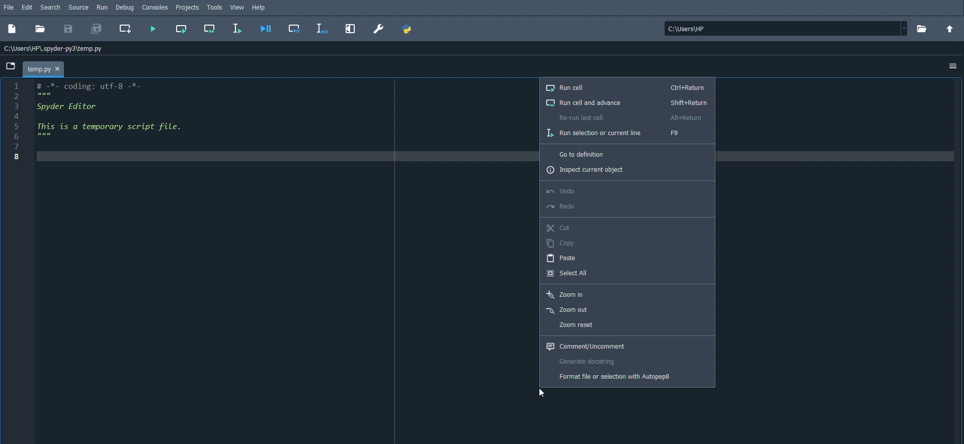  I want to click on Browse tabs, so click(11, 65).